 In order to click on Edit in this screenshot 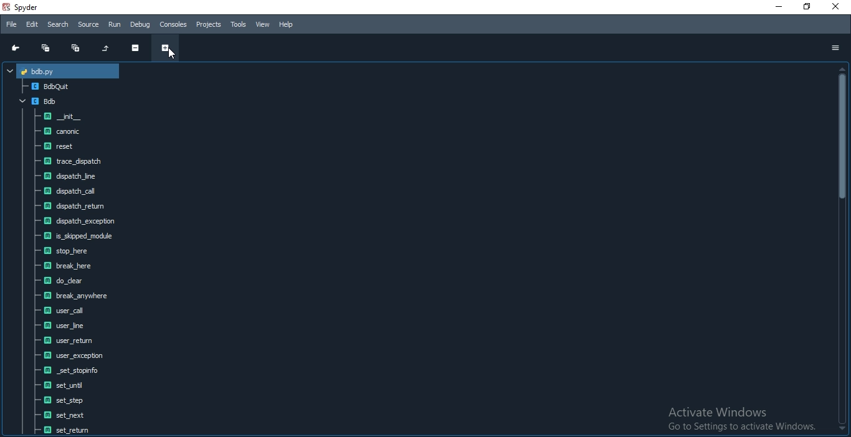, I will do `click(32, 24)`.